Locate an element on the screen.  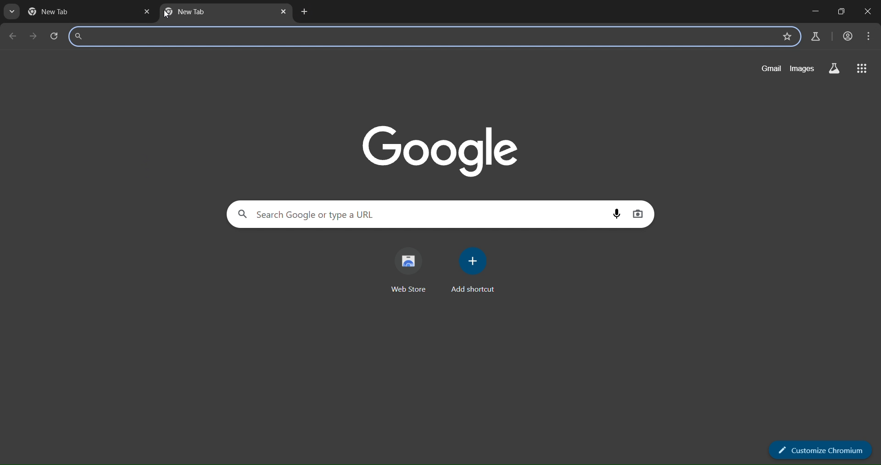
search labs is located at coordinates (815, 37).